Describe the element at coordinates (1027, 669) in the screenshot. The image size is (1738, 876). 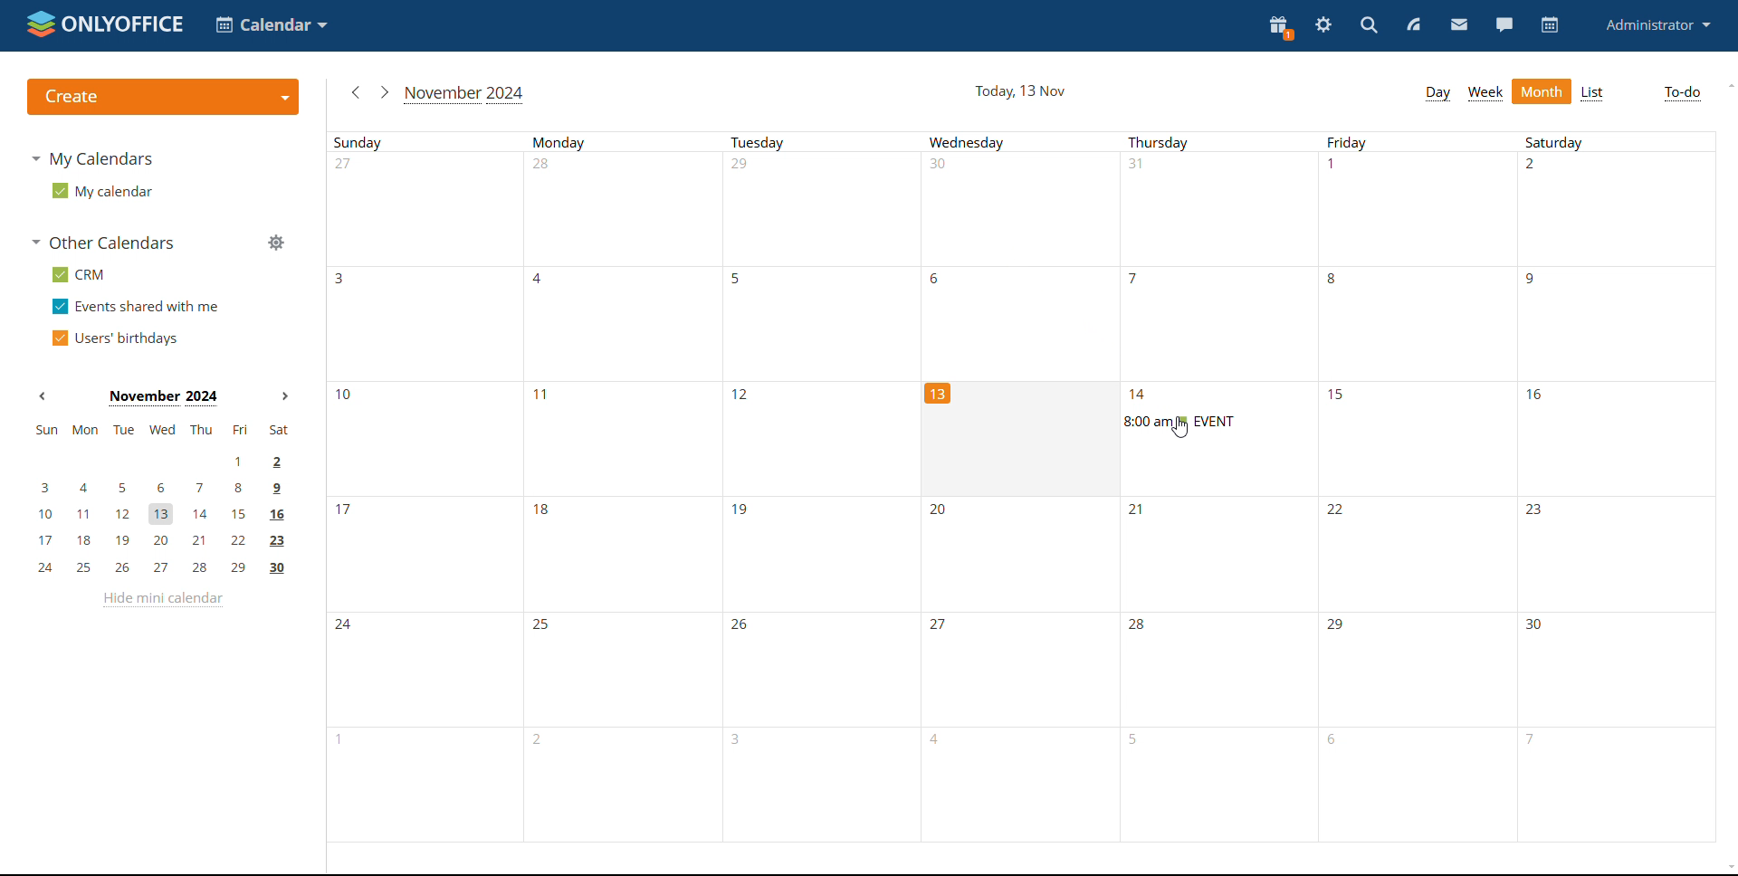
I see `Dates of the month` at that location.